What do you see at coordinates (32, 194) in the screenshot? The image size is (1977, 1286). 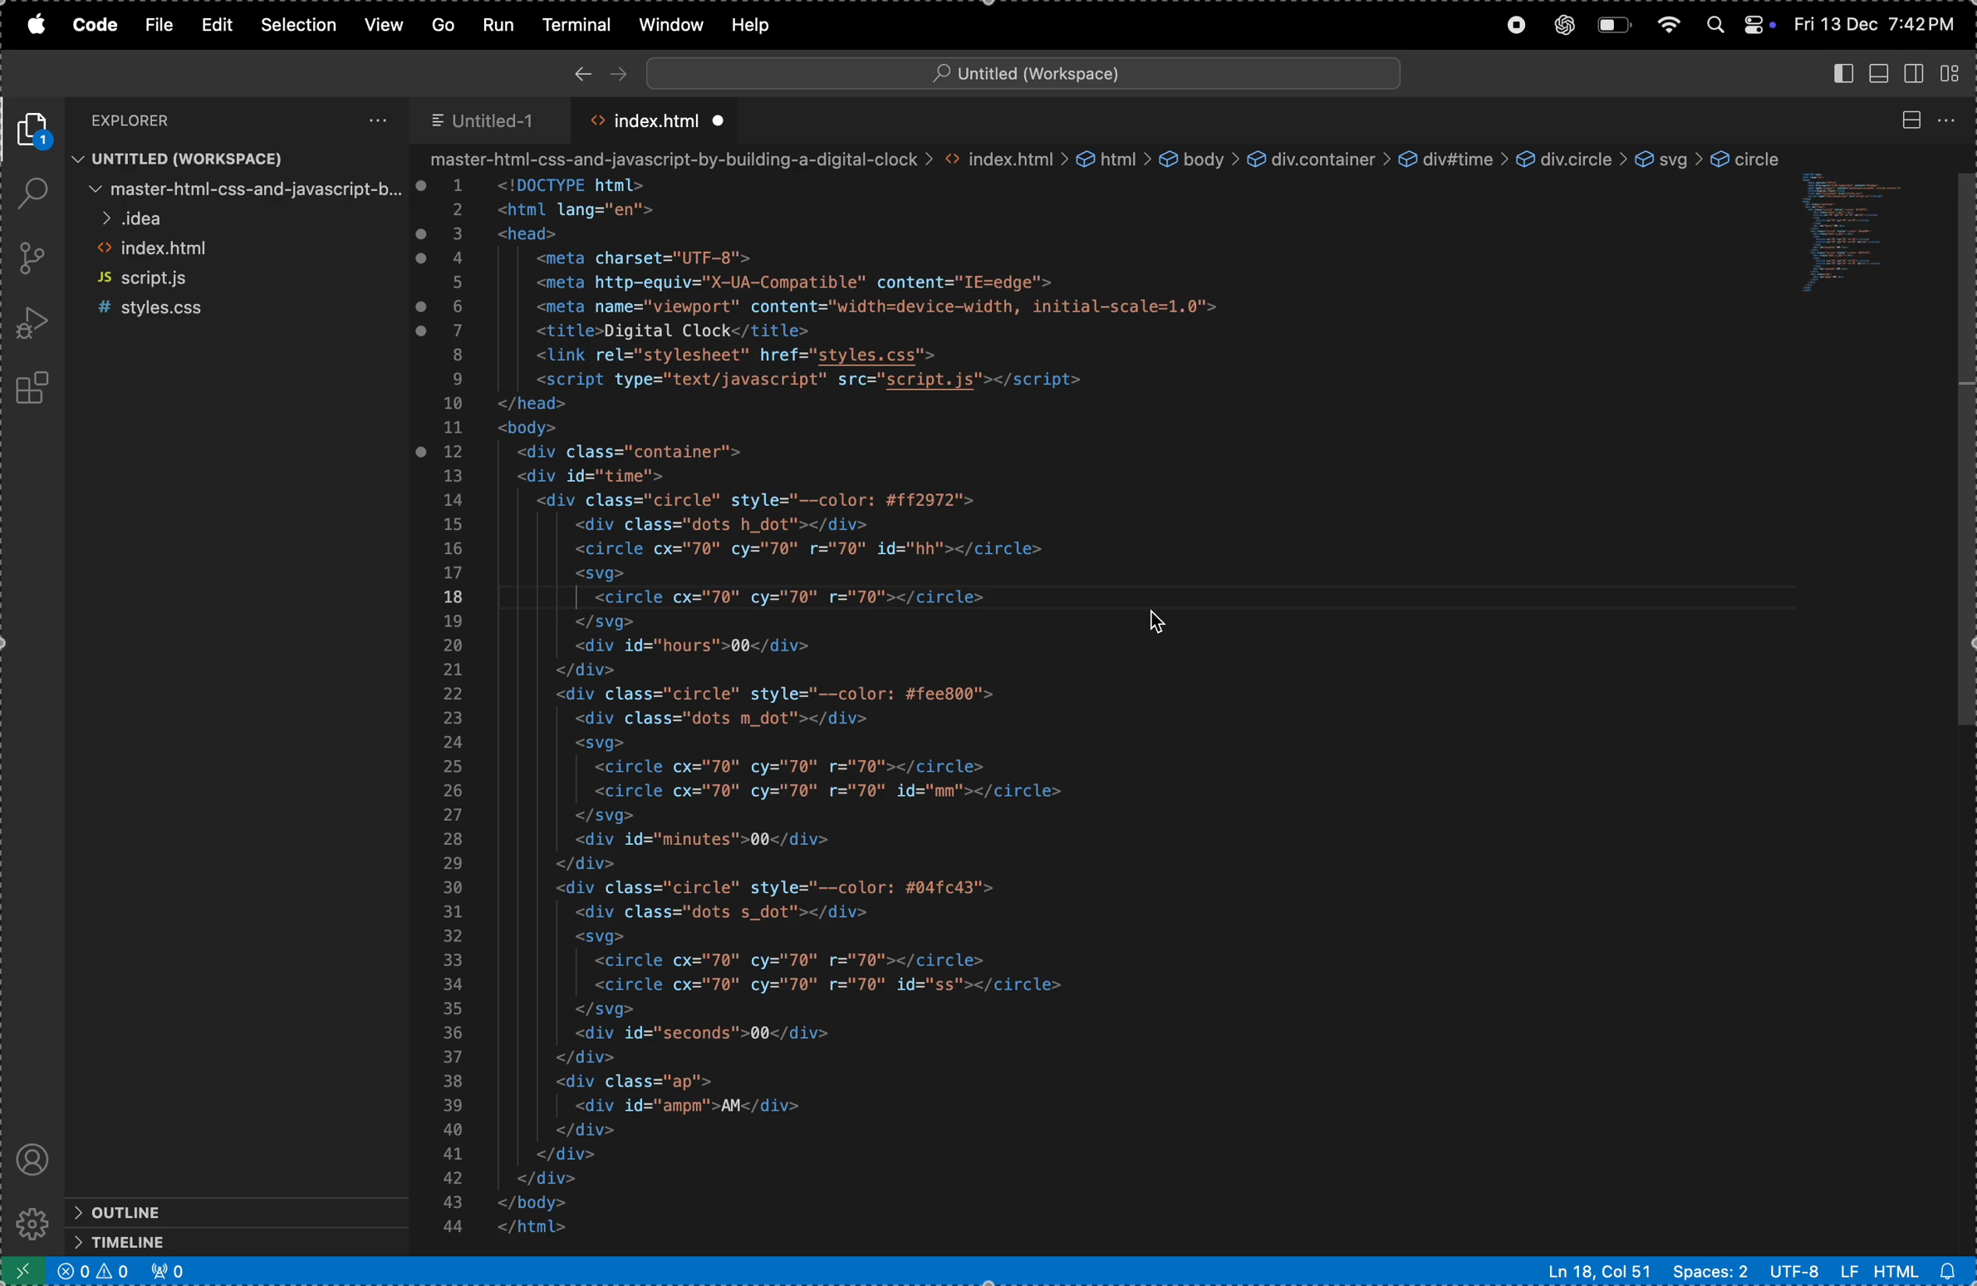 I see `search` at bounding box center [32, 194].